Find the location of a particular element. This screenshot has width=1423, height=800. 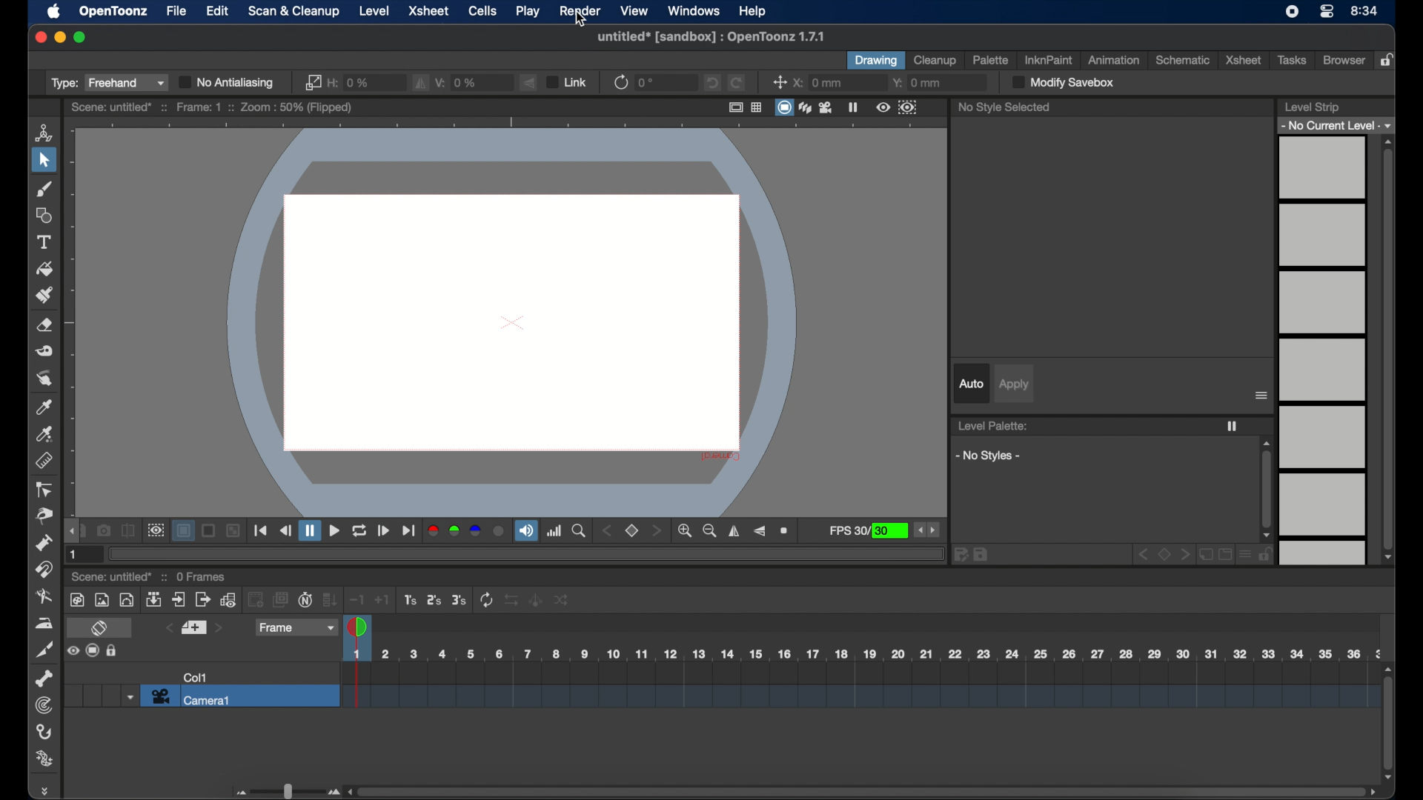

inkinpaint is located at coordinates (1049, 60).